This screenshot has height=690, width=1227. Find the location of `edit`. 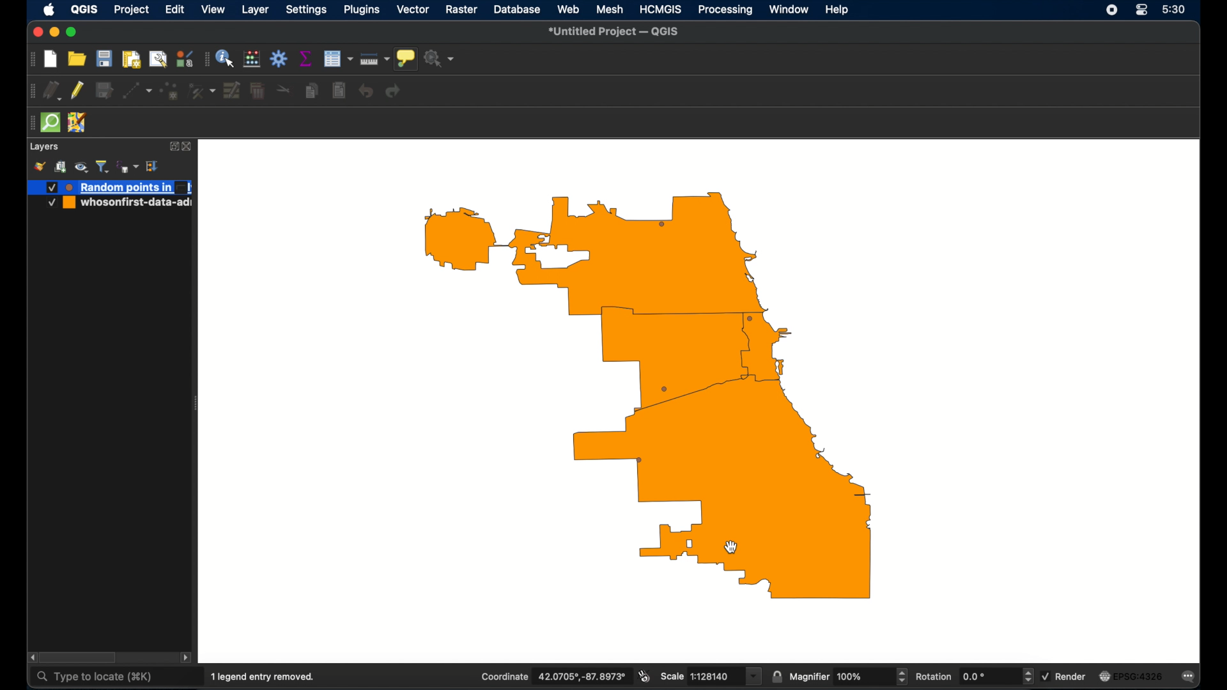

edit is located at coordinates (174, 10).